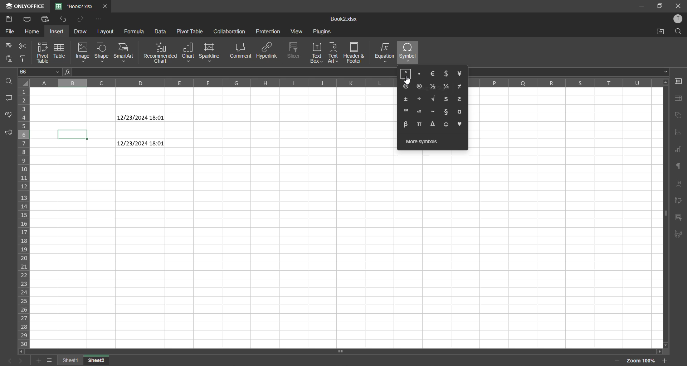  What do you see at coordinates (433, 111) in the screenshot?
I see `tilde` at bounding box center [433, 111].